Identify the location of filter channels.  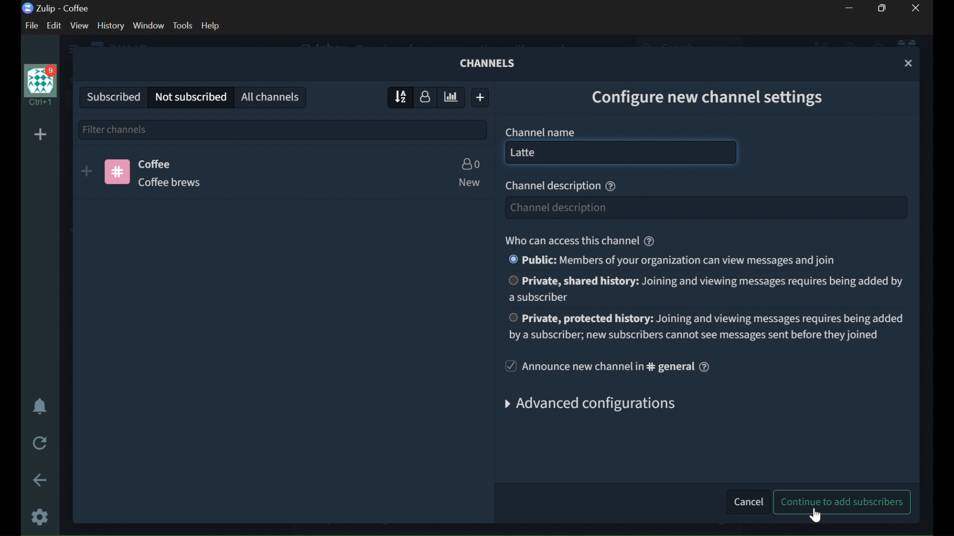
(283, 129).